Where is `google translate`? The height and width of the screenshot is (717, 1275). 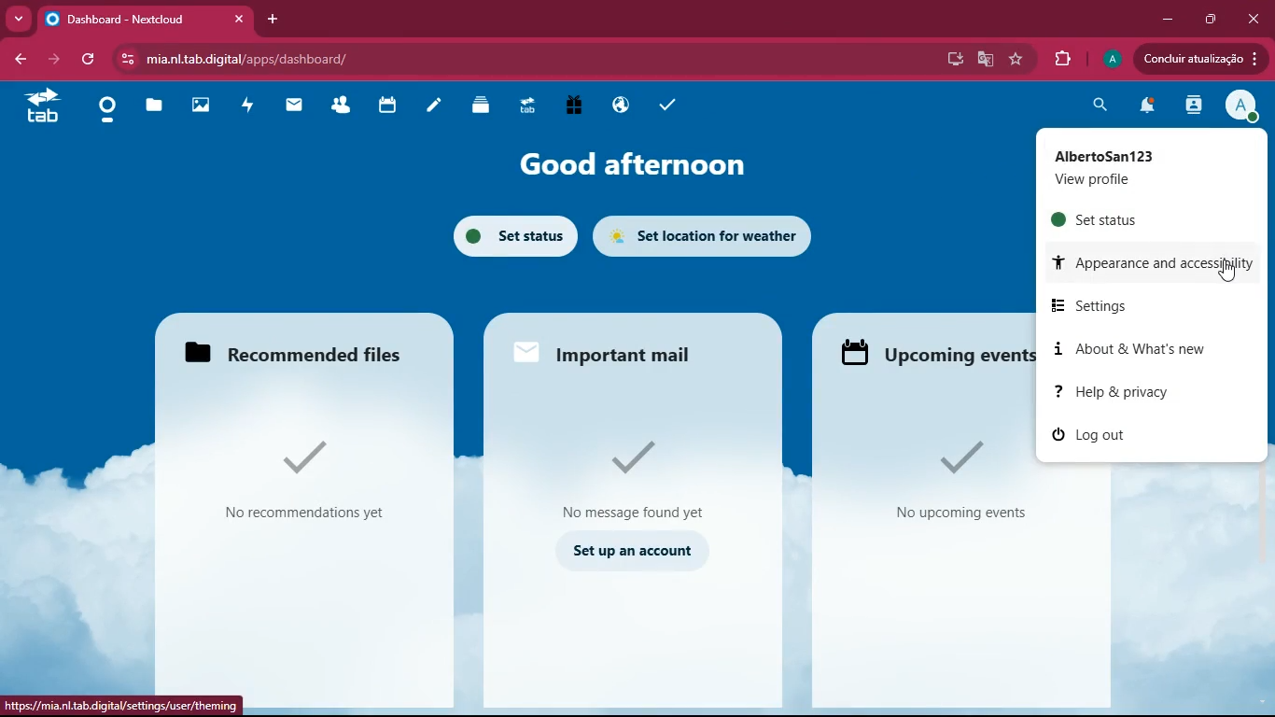
google translate is located at coordinates (985, 59).